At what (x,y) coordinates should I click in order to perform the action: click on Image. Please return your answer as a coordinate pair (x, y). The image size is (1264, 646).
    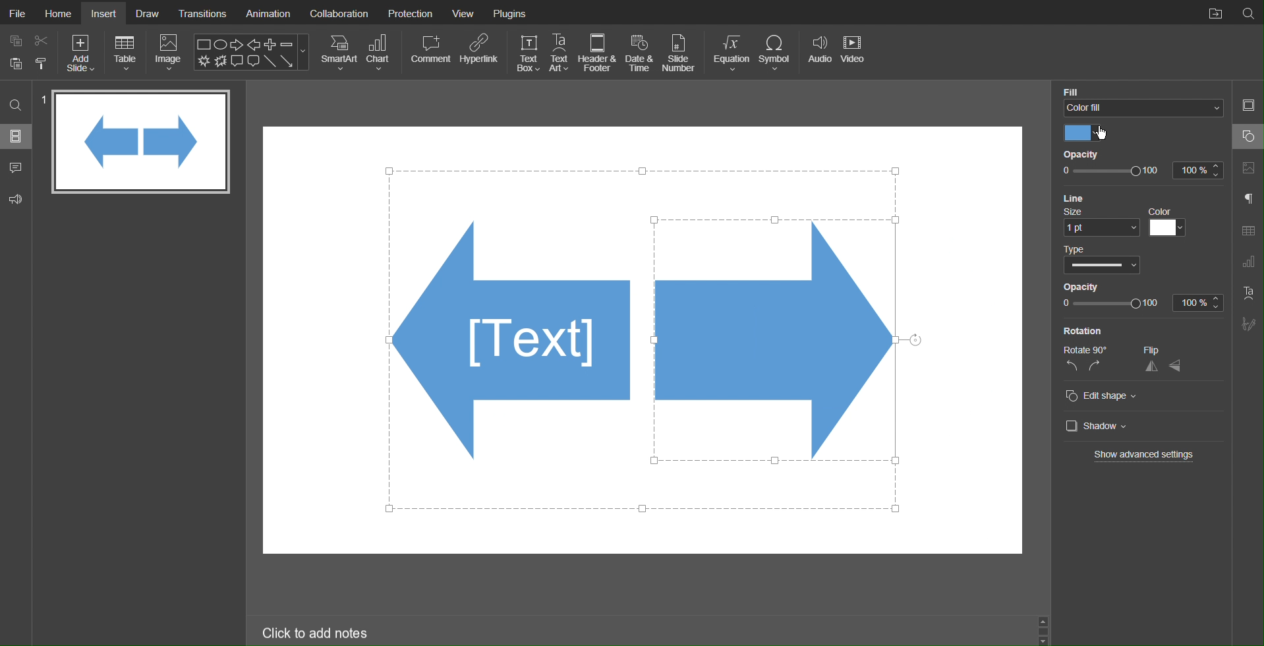
    Looking at the image, I should click on (169, 52).